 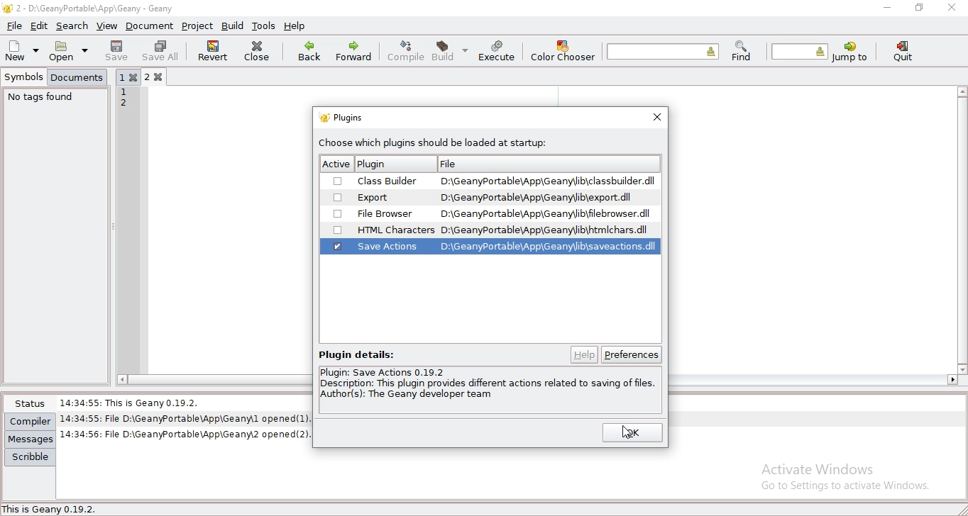 I want to click on tools, so click(x=264, y=26).